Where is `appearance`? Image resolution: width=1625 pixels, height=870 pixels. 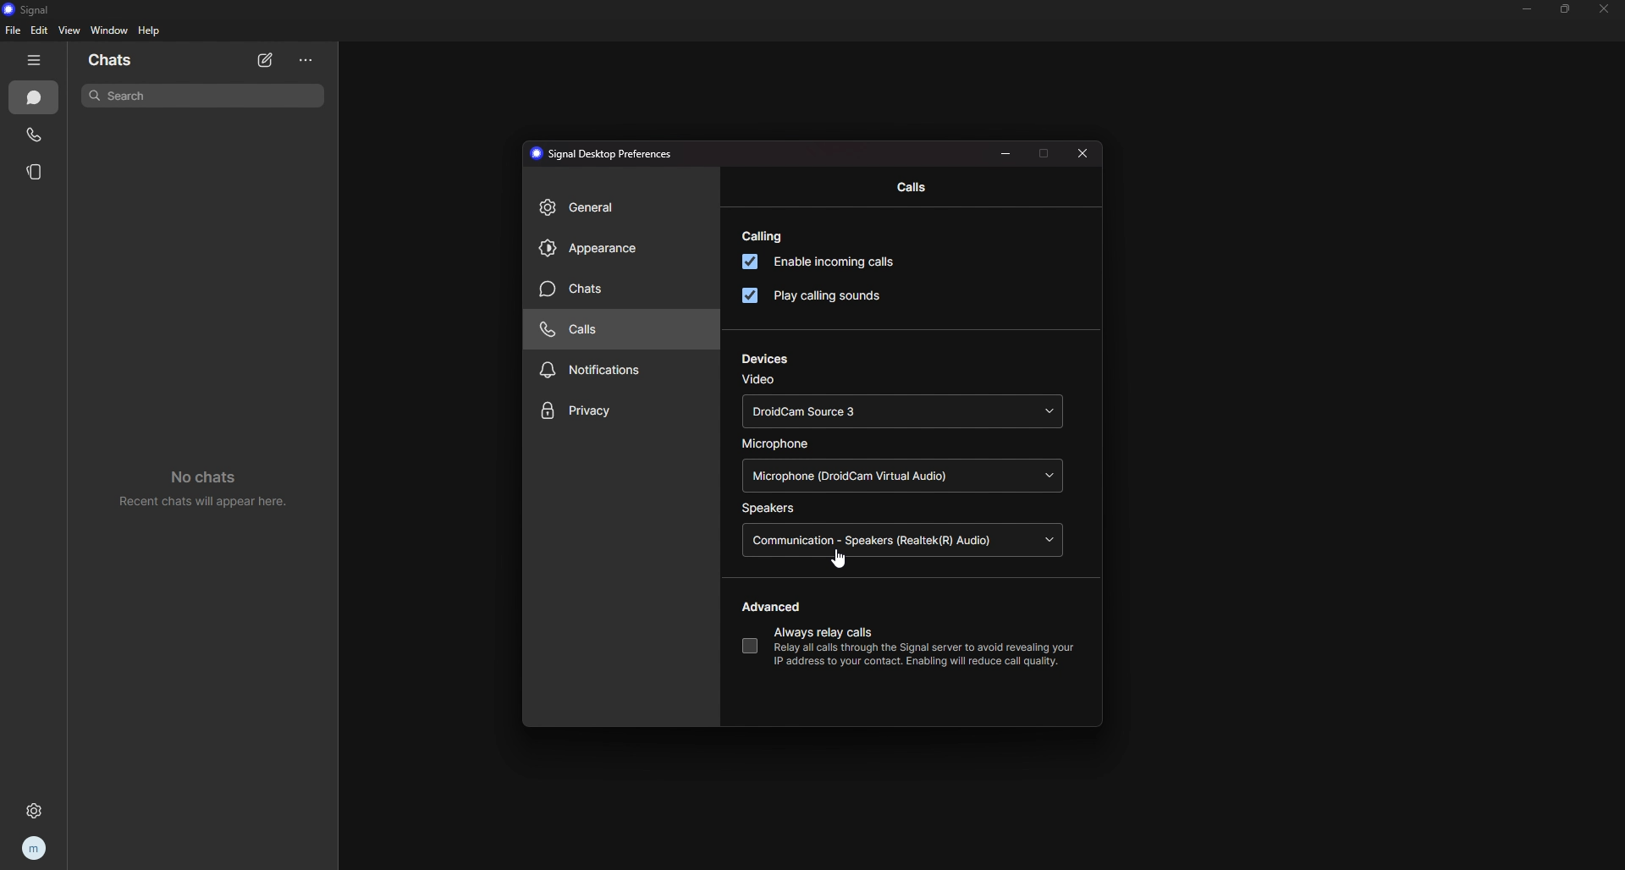 appearance is located at coordinates (618, 249).